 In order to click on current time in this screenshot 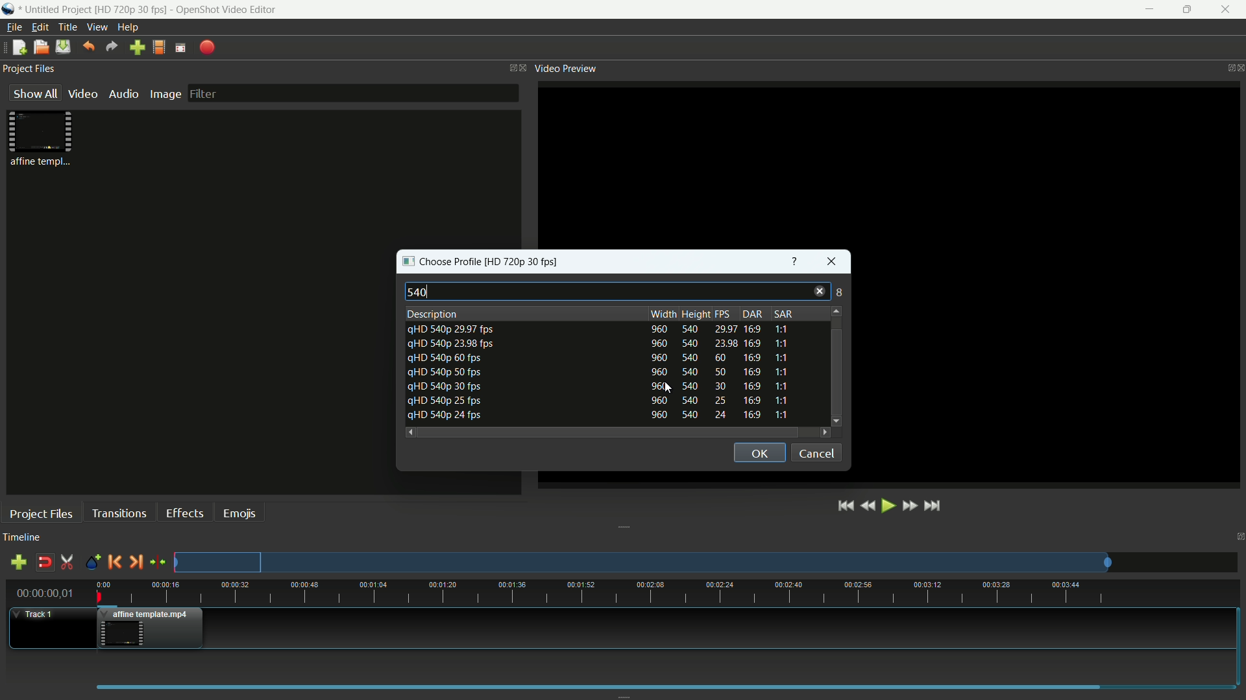, I will do `click(43, 593)`.